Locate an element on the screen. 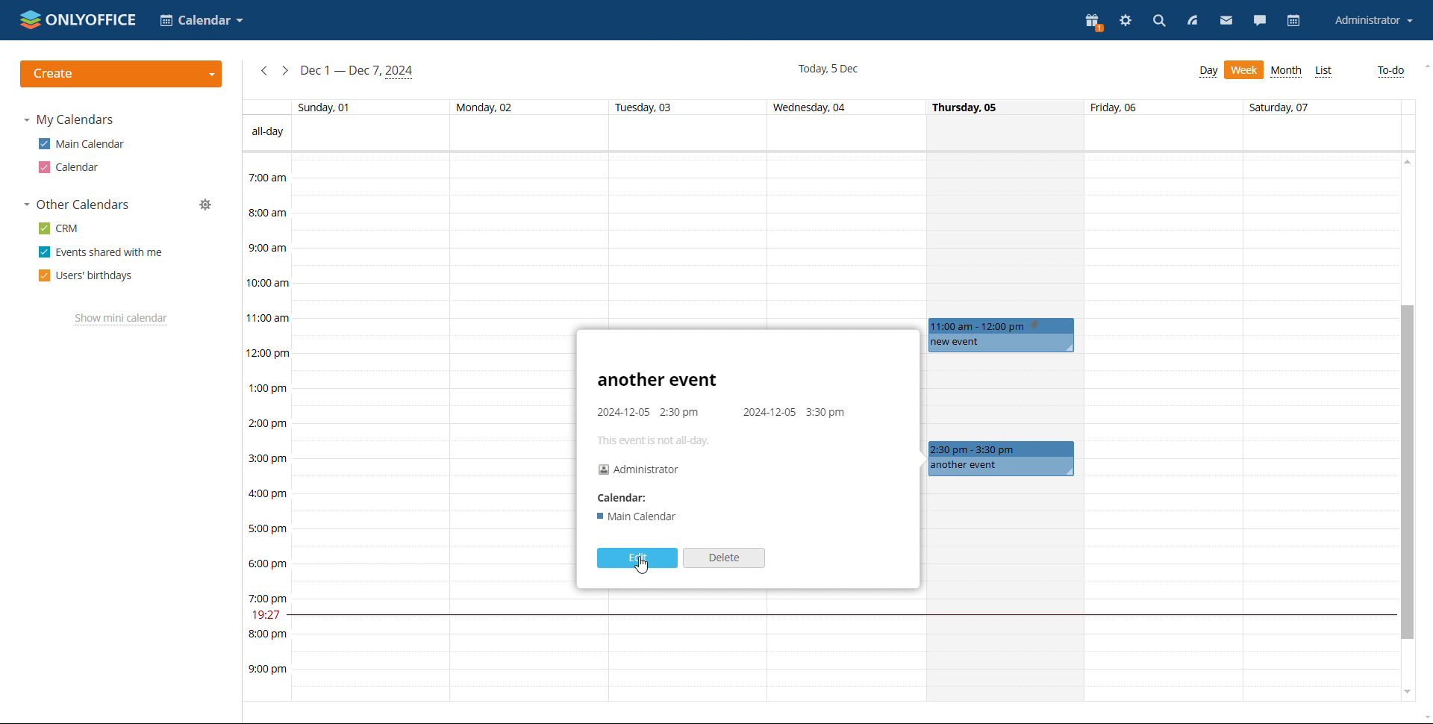 The image size is (1433, 724). 8:00 pm is located at coordinates (267, 634).